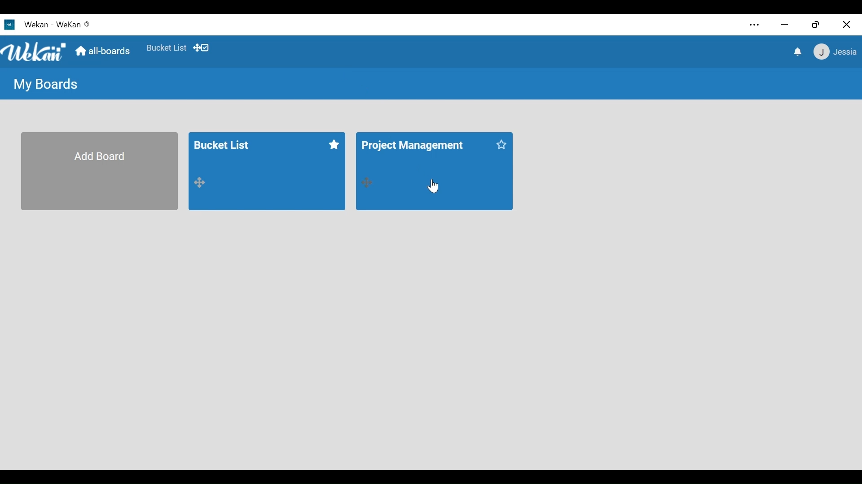 The image size is (862, 484). Describe the element at coordinates (202, 182) in the screenshot. I see `drag` at that location.